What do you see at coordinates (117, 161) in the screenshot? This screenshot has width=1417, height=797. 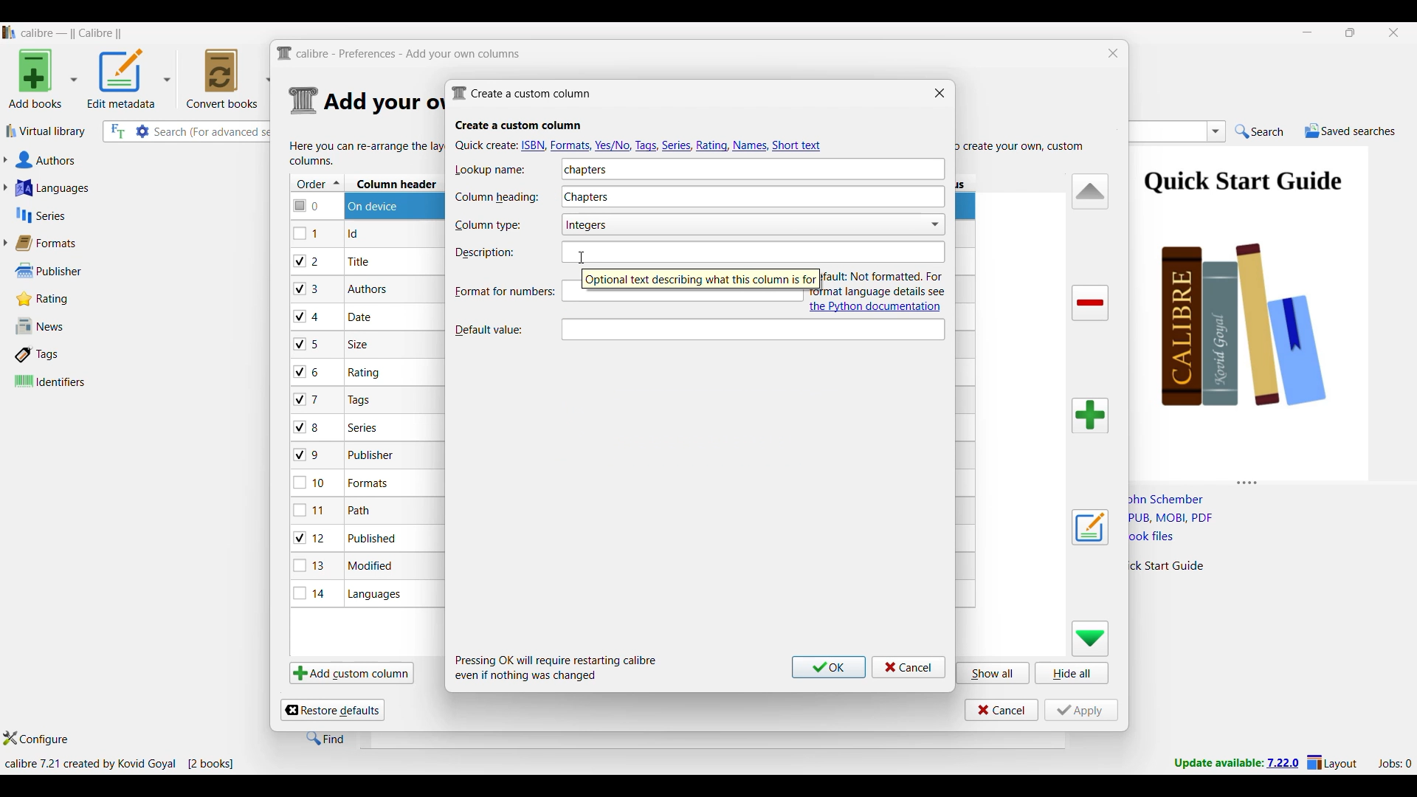 I see `Authors` at bounding box center [117, 161].